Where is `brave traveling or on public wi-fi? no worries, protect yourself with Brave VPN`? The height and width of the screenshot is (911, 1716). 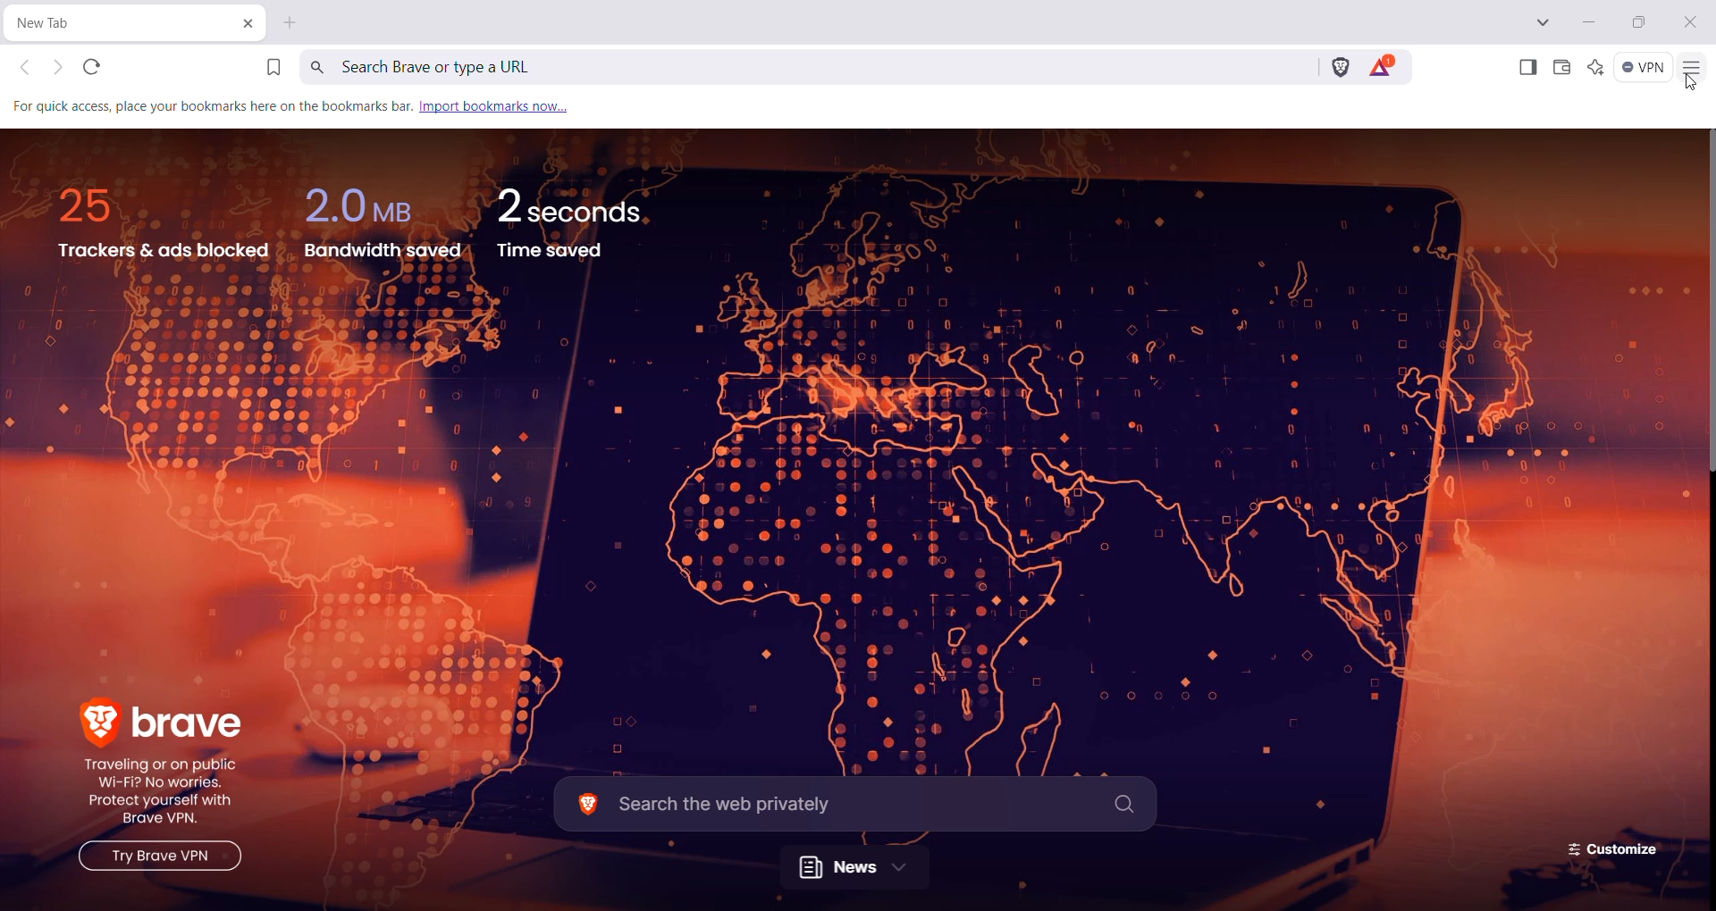 brave traveling or on public wi-fi? no worries, protect yourself with Brave VPN is located at coordinates (156, 783).